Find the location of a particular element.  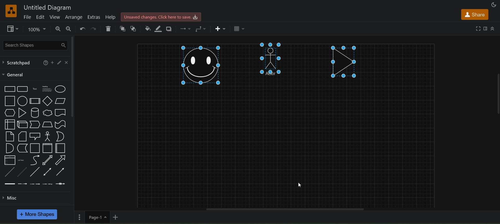

more shapes is located at coordinates (37, 215).